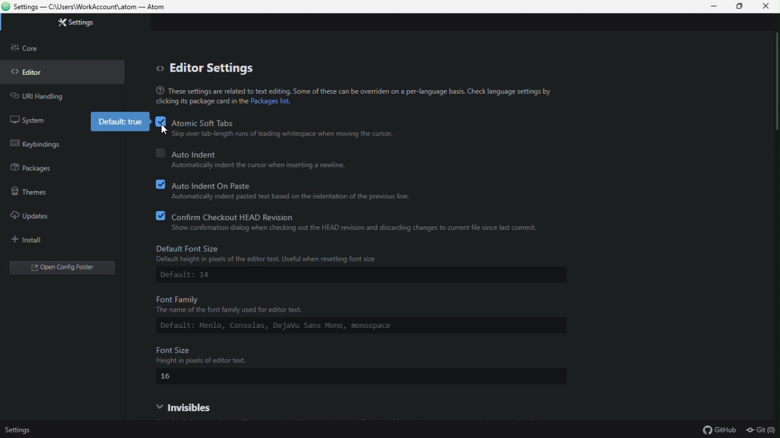 This screenshot has width=780, height=438. I want to click on  Settings — C:\Users\WorkAccount\.atom — Atom, so click(93, 7).